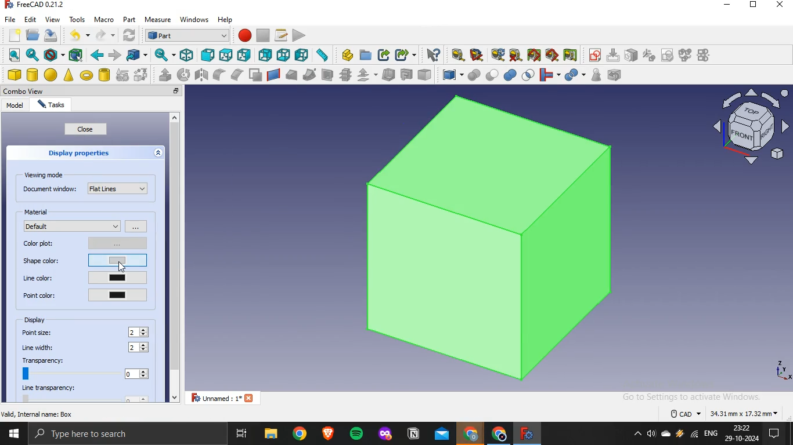 This screenshot has height=445, width=793. I want to click on make link, so click(384, 55).